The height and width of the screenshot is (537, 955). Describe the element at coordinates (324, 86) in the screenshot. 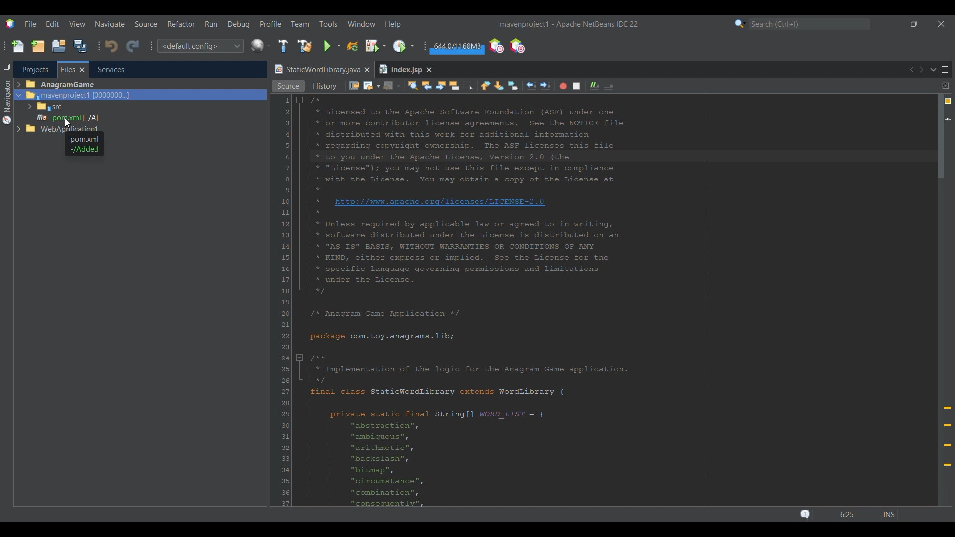

I see `History view` at that location.